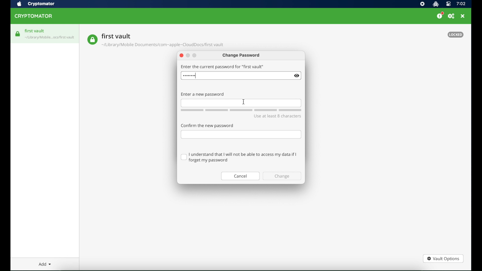 The width and height of the screenshot is (482, 271). I want to click on checkbox, so click(239, 157).